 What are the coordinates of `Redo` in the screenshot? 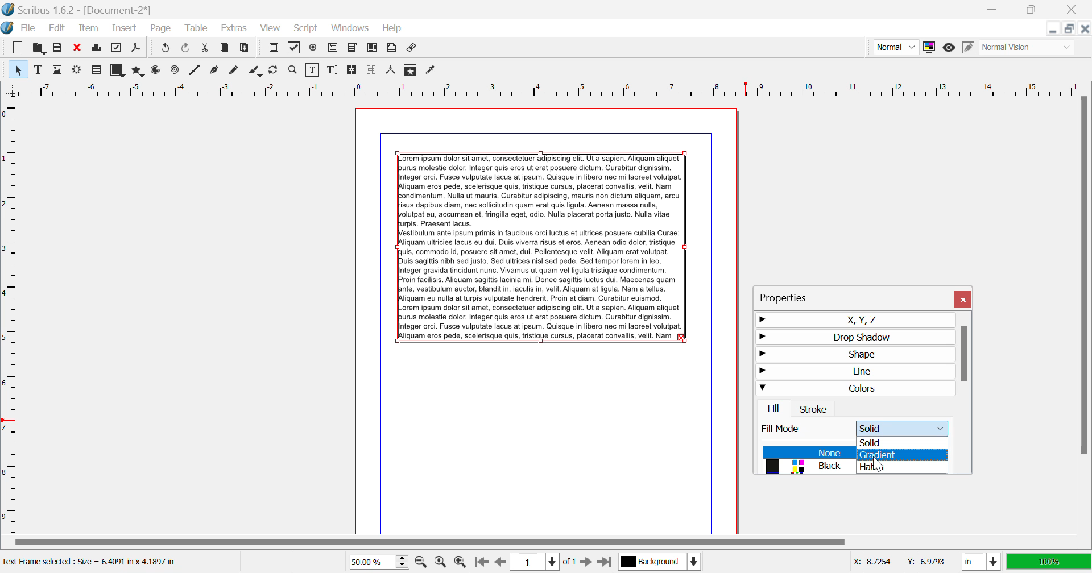 It's located at (164, 49).